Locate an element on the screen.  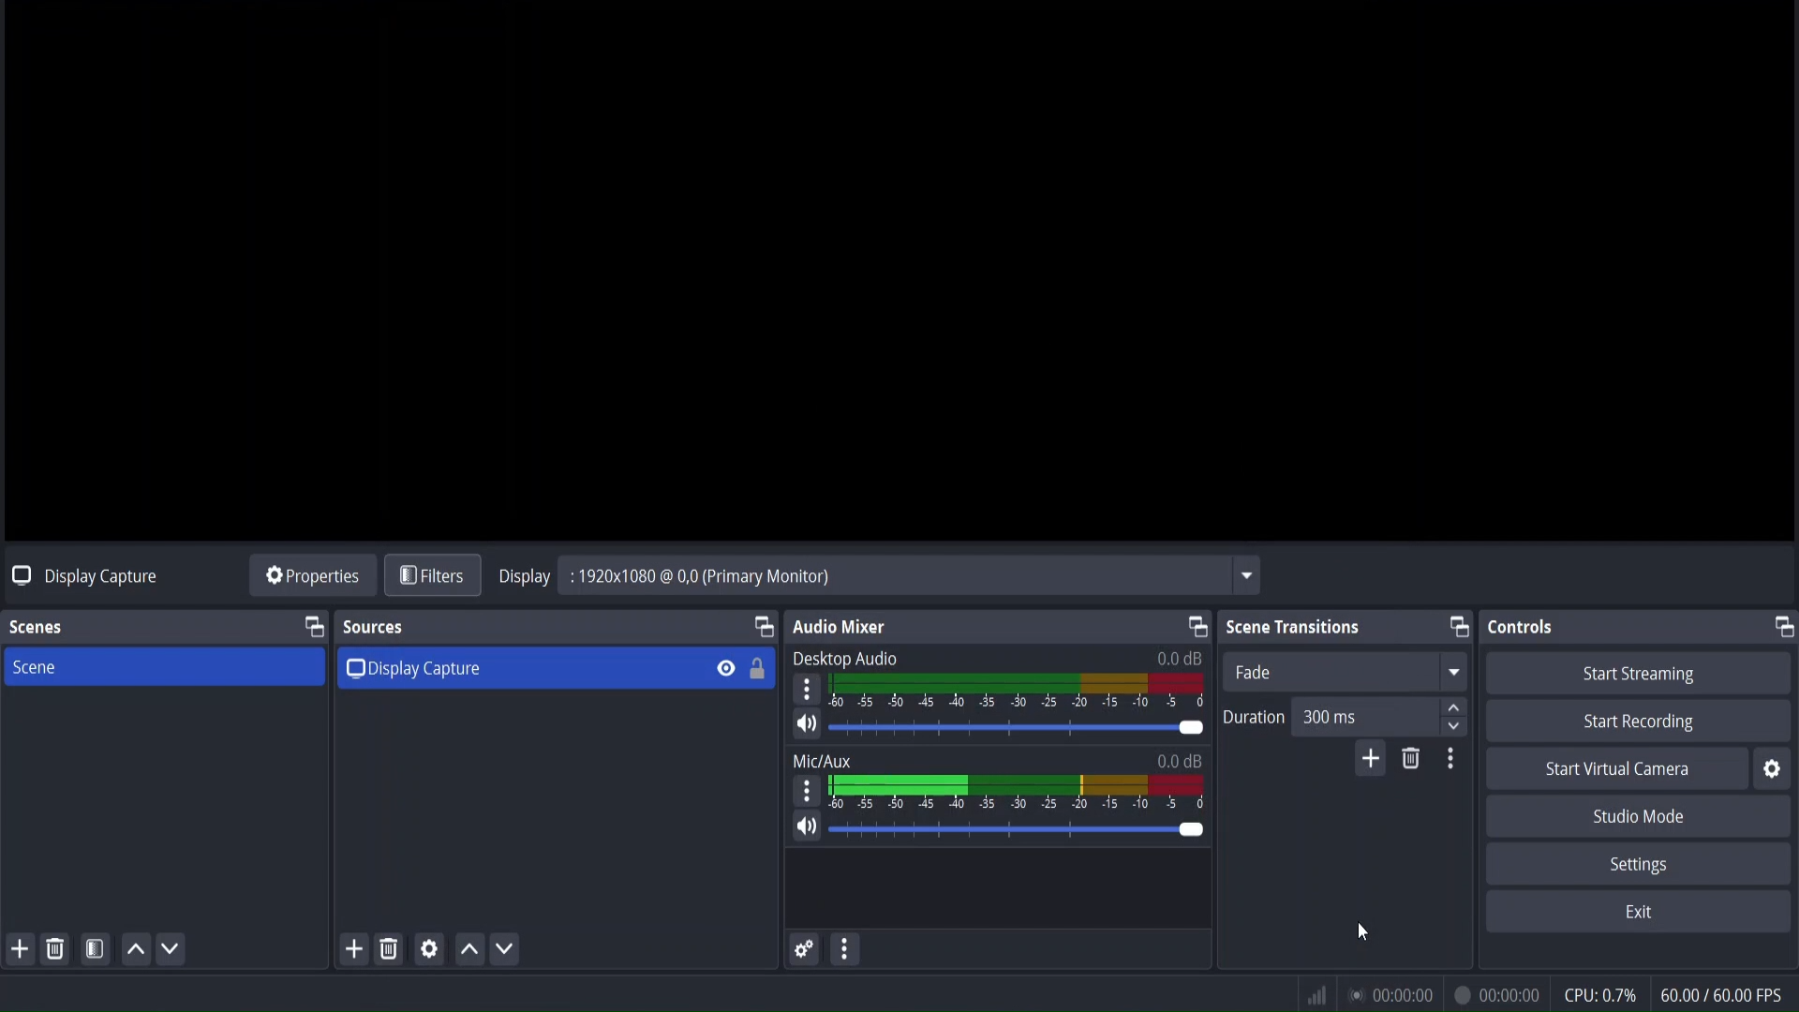
move source down is located at coordinates (505, 947).